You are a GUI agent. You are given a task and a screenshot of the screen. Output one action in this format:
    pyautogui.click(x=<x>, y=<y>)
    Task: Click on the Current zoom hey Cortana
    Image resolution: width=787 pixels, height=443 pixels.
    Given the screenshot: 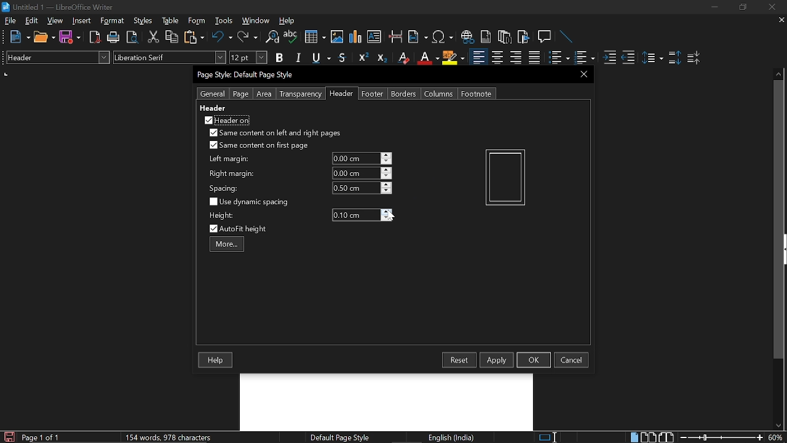 What is the action you would take?
    pyautogui.click(x=775, y=437)
    